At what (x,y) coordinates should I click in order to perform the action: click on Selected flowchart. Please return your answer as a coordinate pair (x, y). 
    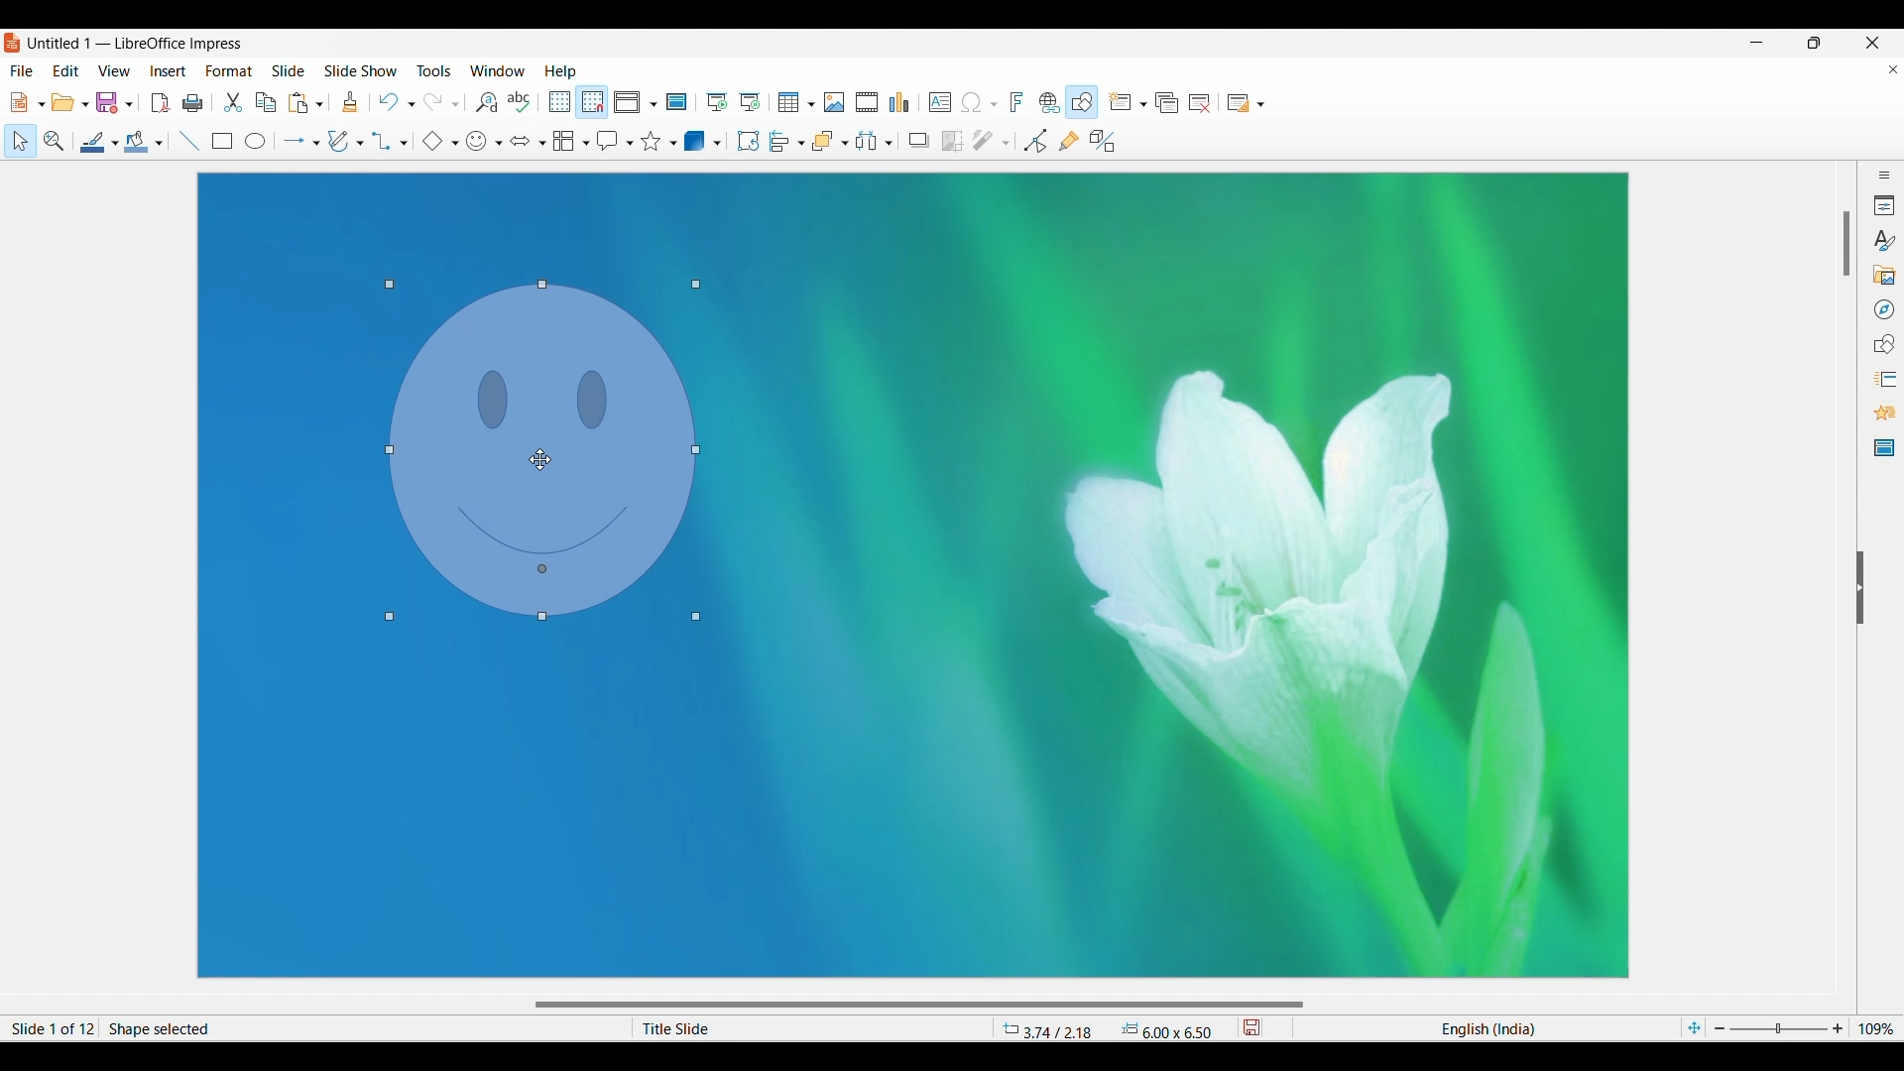
    Looking at the image, I should click on (564, 141).